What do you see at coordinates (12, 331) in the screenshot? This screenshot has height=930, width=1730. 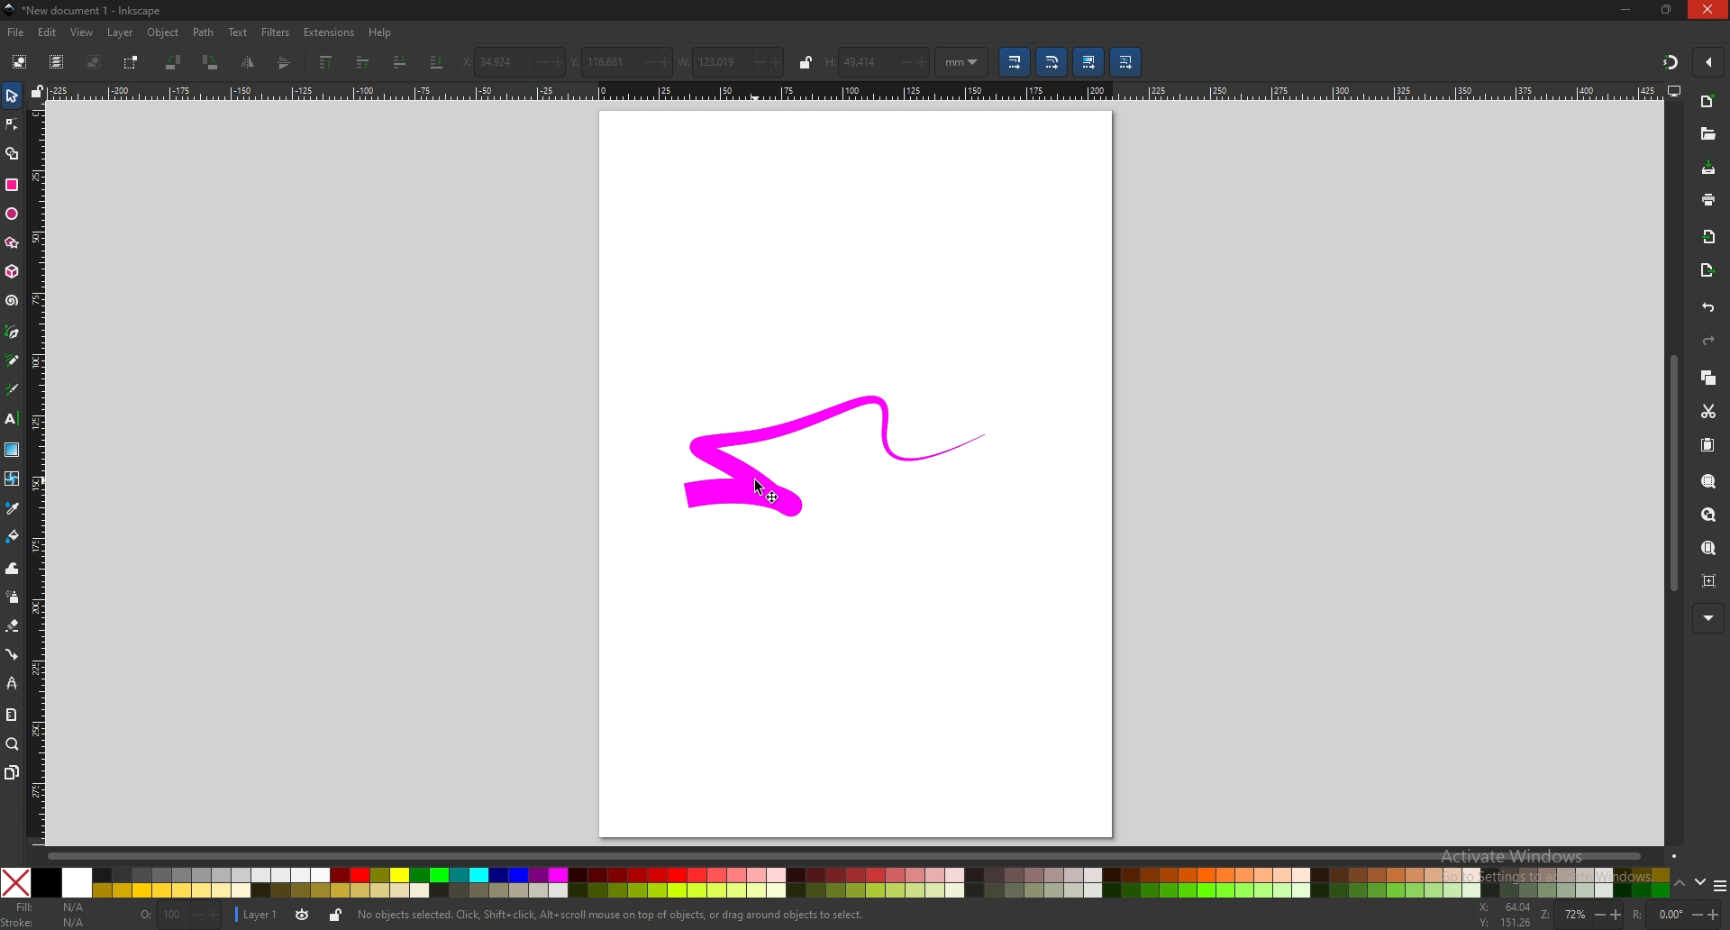 I see `pen` at bounding box center [12, 331].